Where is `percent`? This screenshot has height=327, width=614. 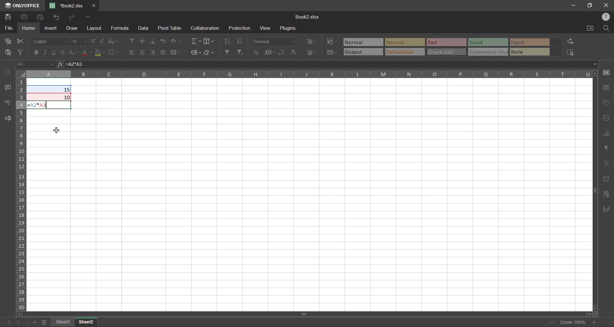
percent is located at coordinates (258, 52).